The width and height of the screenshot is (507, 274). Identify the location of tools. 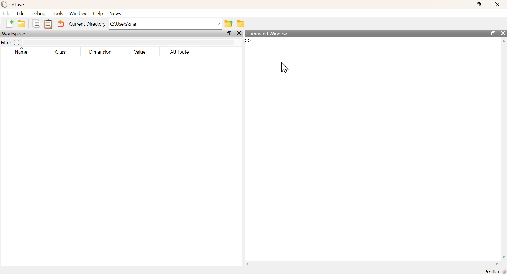
(58, 13).